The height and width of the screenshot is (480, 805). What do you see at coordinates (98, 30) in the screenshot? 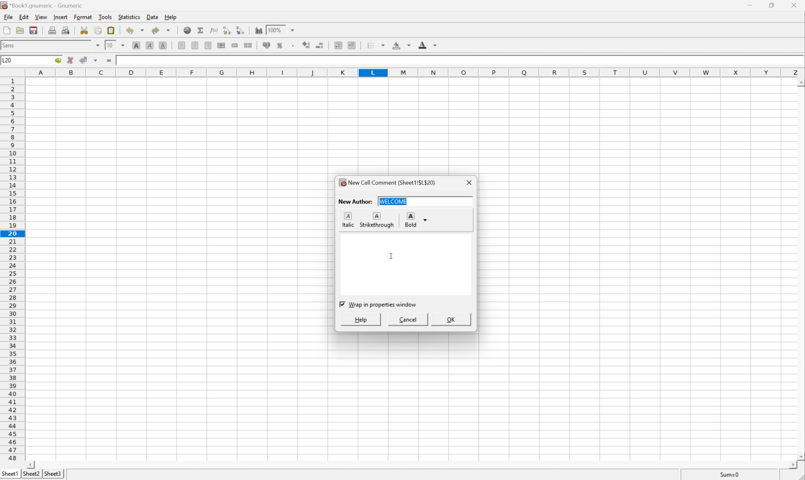
I see `Copy selection` at bounding box center [98, 30].